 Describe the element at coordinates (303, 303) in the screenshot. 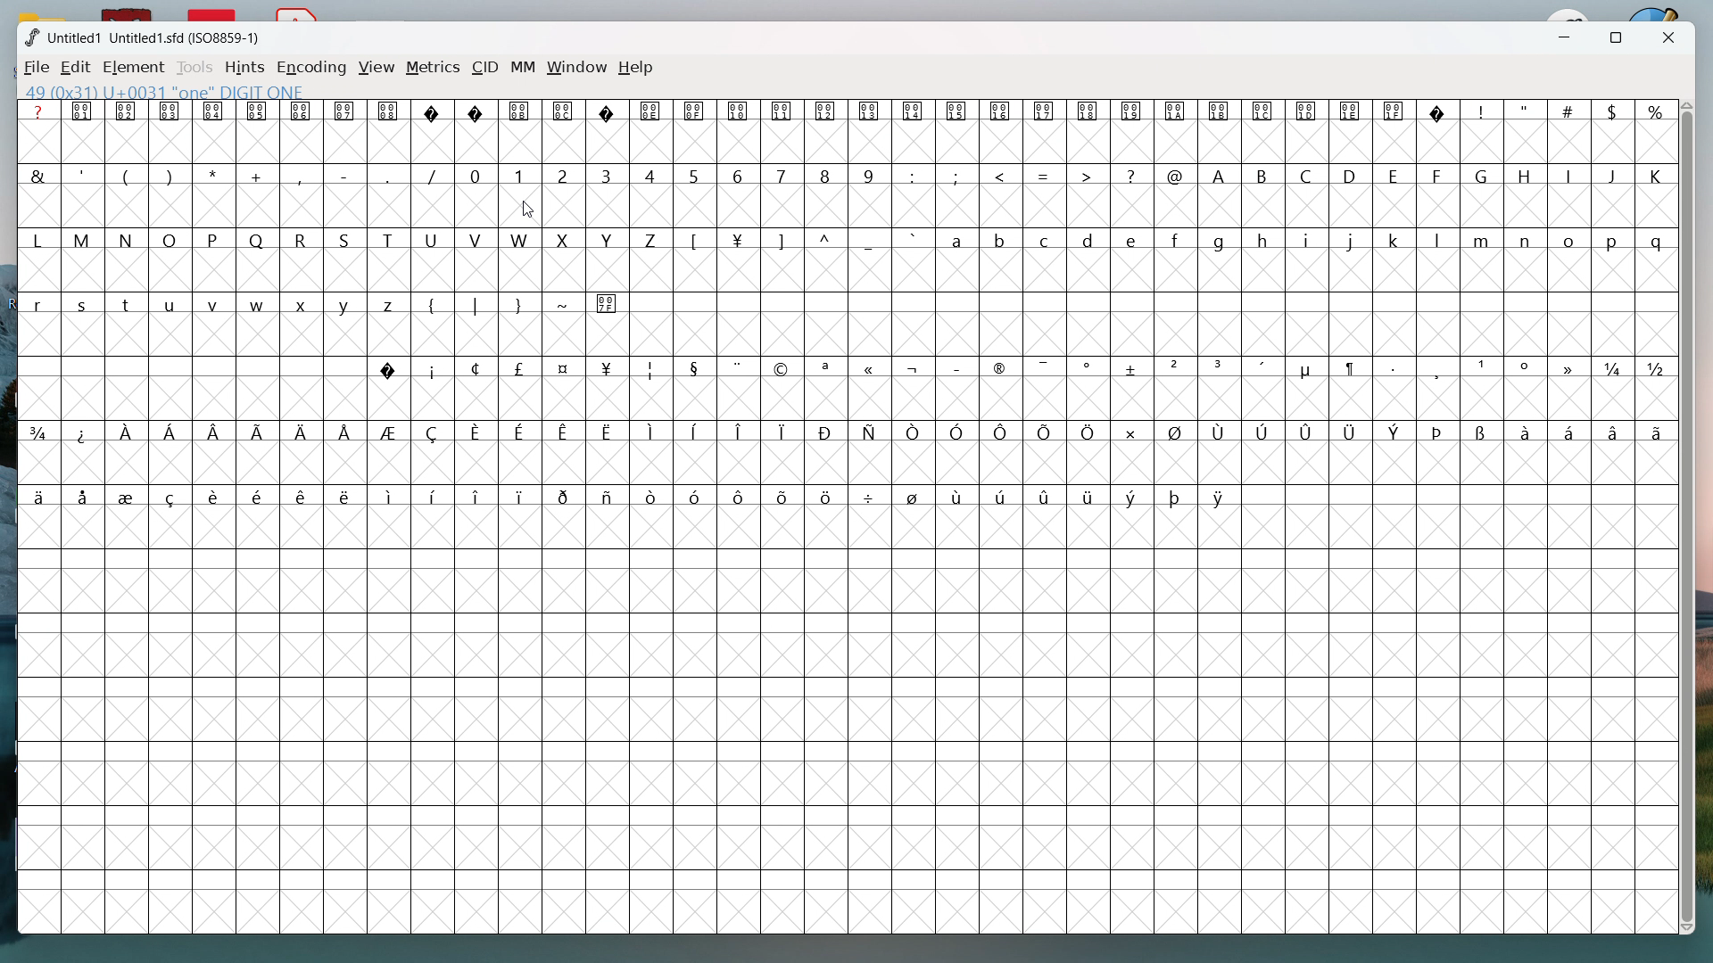

I see `x` at that location.